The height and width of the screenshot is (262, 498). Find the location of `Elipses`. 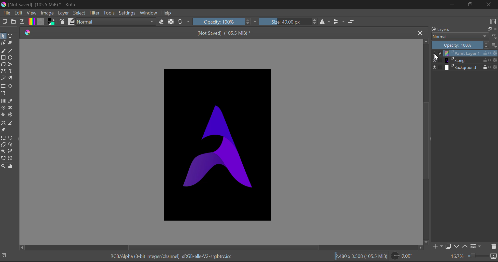

Elipses is located at coordinates (11, 58).